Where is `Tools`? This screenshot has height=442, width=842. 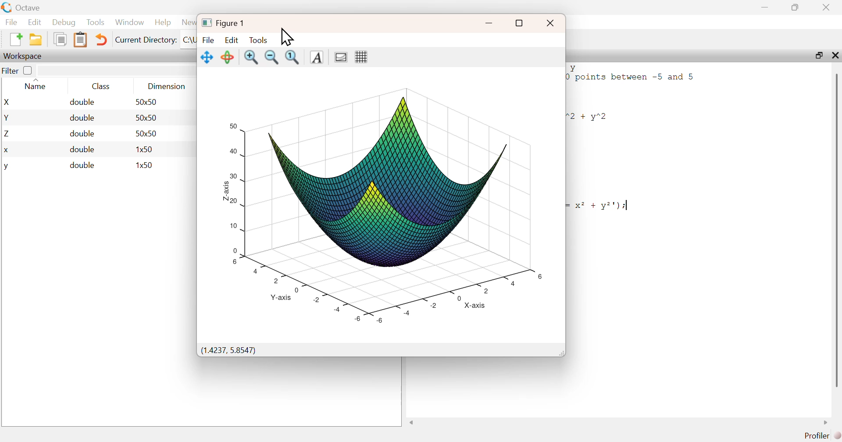 Tools is located at coordinates (259, 40).